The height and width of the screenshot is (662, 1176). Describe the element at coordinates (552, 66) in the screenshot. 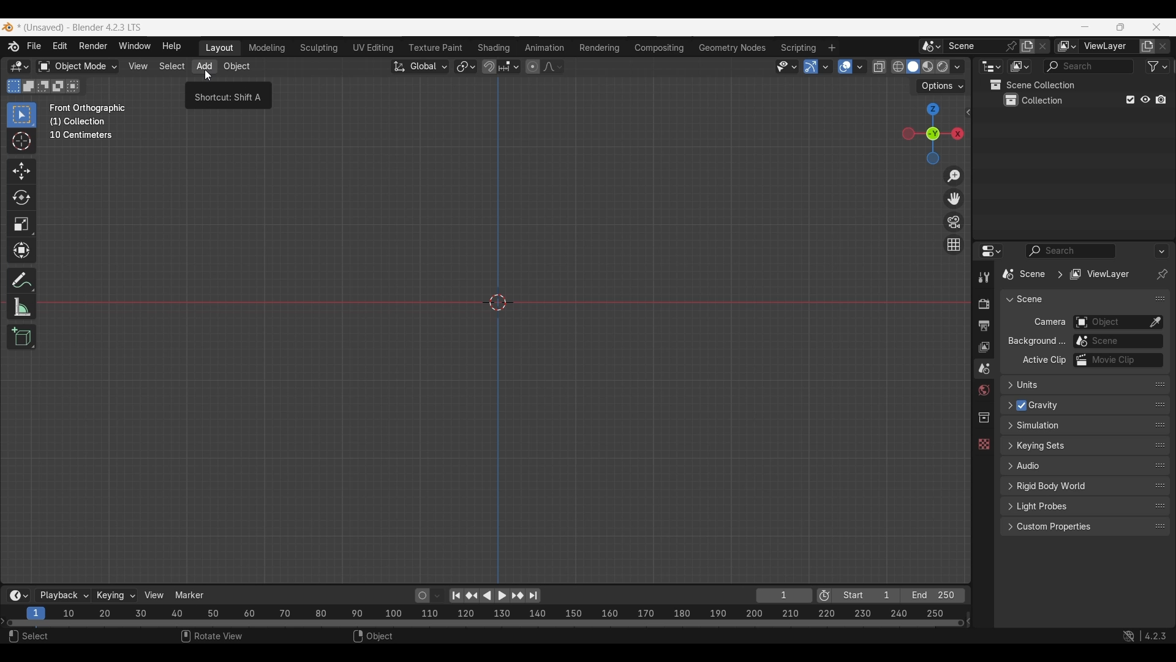

I see `Proportional editing falloff` at that location.